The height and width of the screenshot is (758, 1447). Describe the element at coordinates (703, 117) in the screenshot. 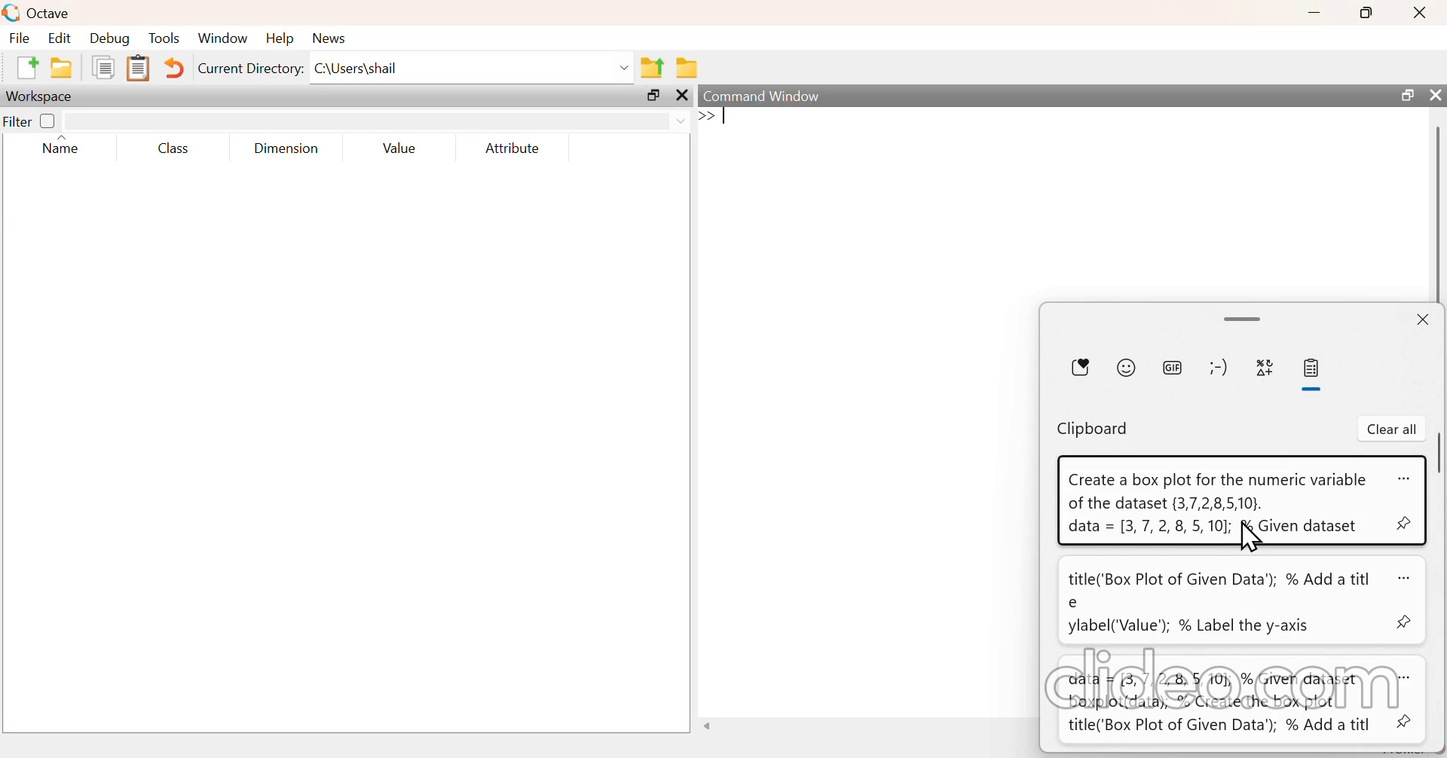

I see `prompt cursor` at that location.